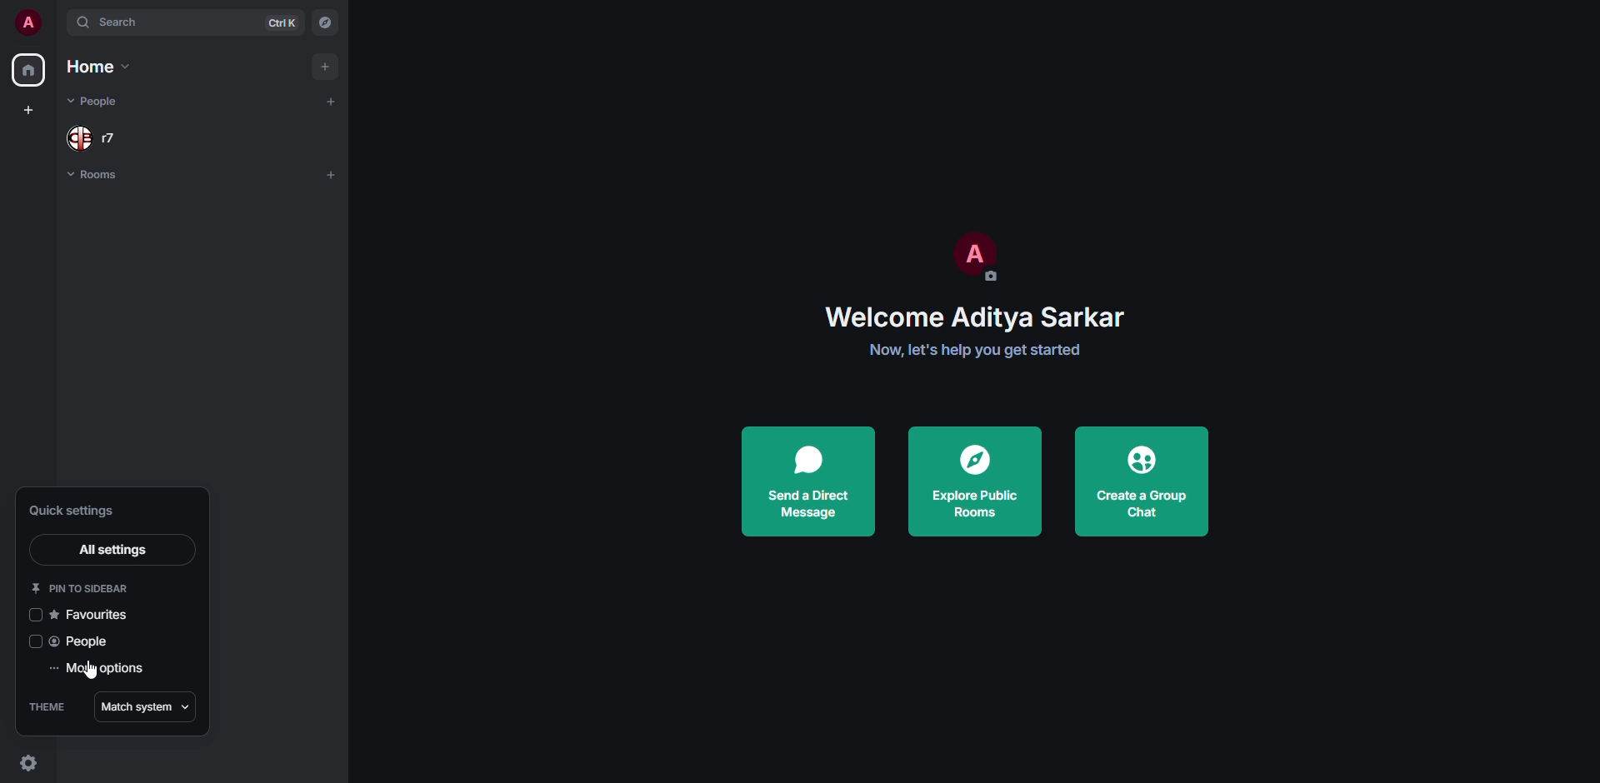 This screenshot has height=783, width=1600. What do you see at coordinates (27, 108) in the screenshot?
I see `create space` at bounding box center [27, 108].